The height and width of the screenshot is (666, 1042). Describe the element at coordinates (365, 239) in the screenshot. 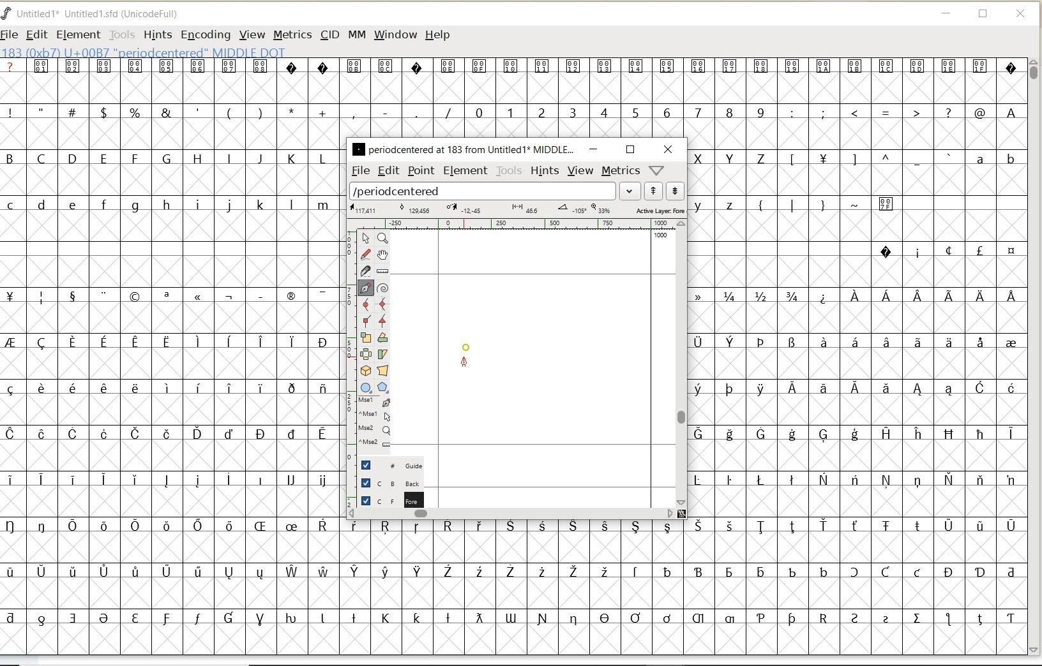

I see `pointer` at that location.